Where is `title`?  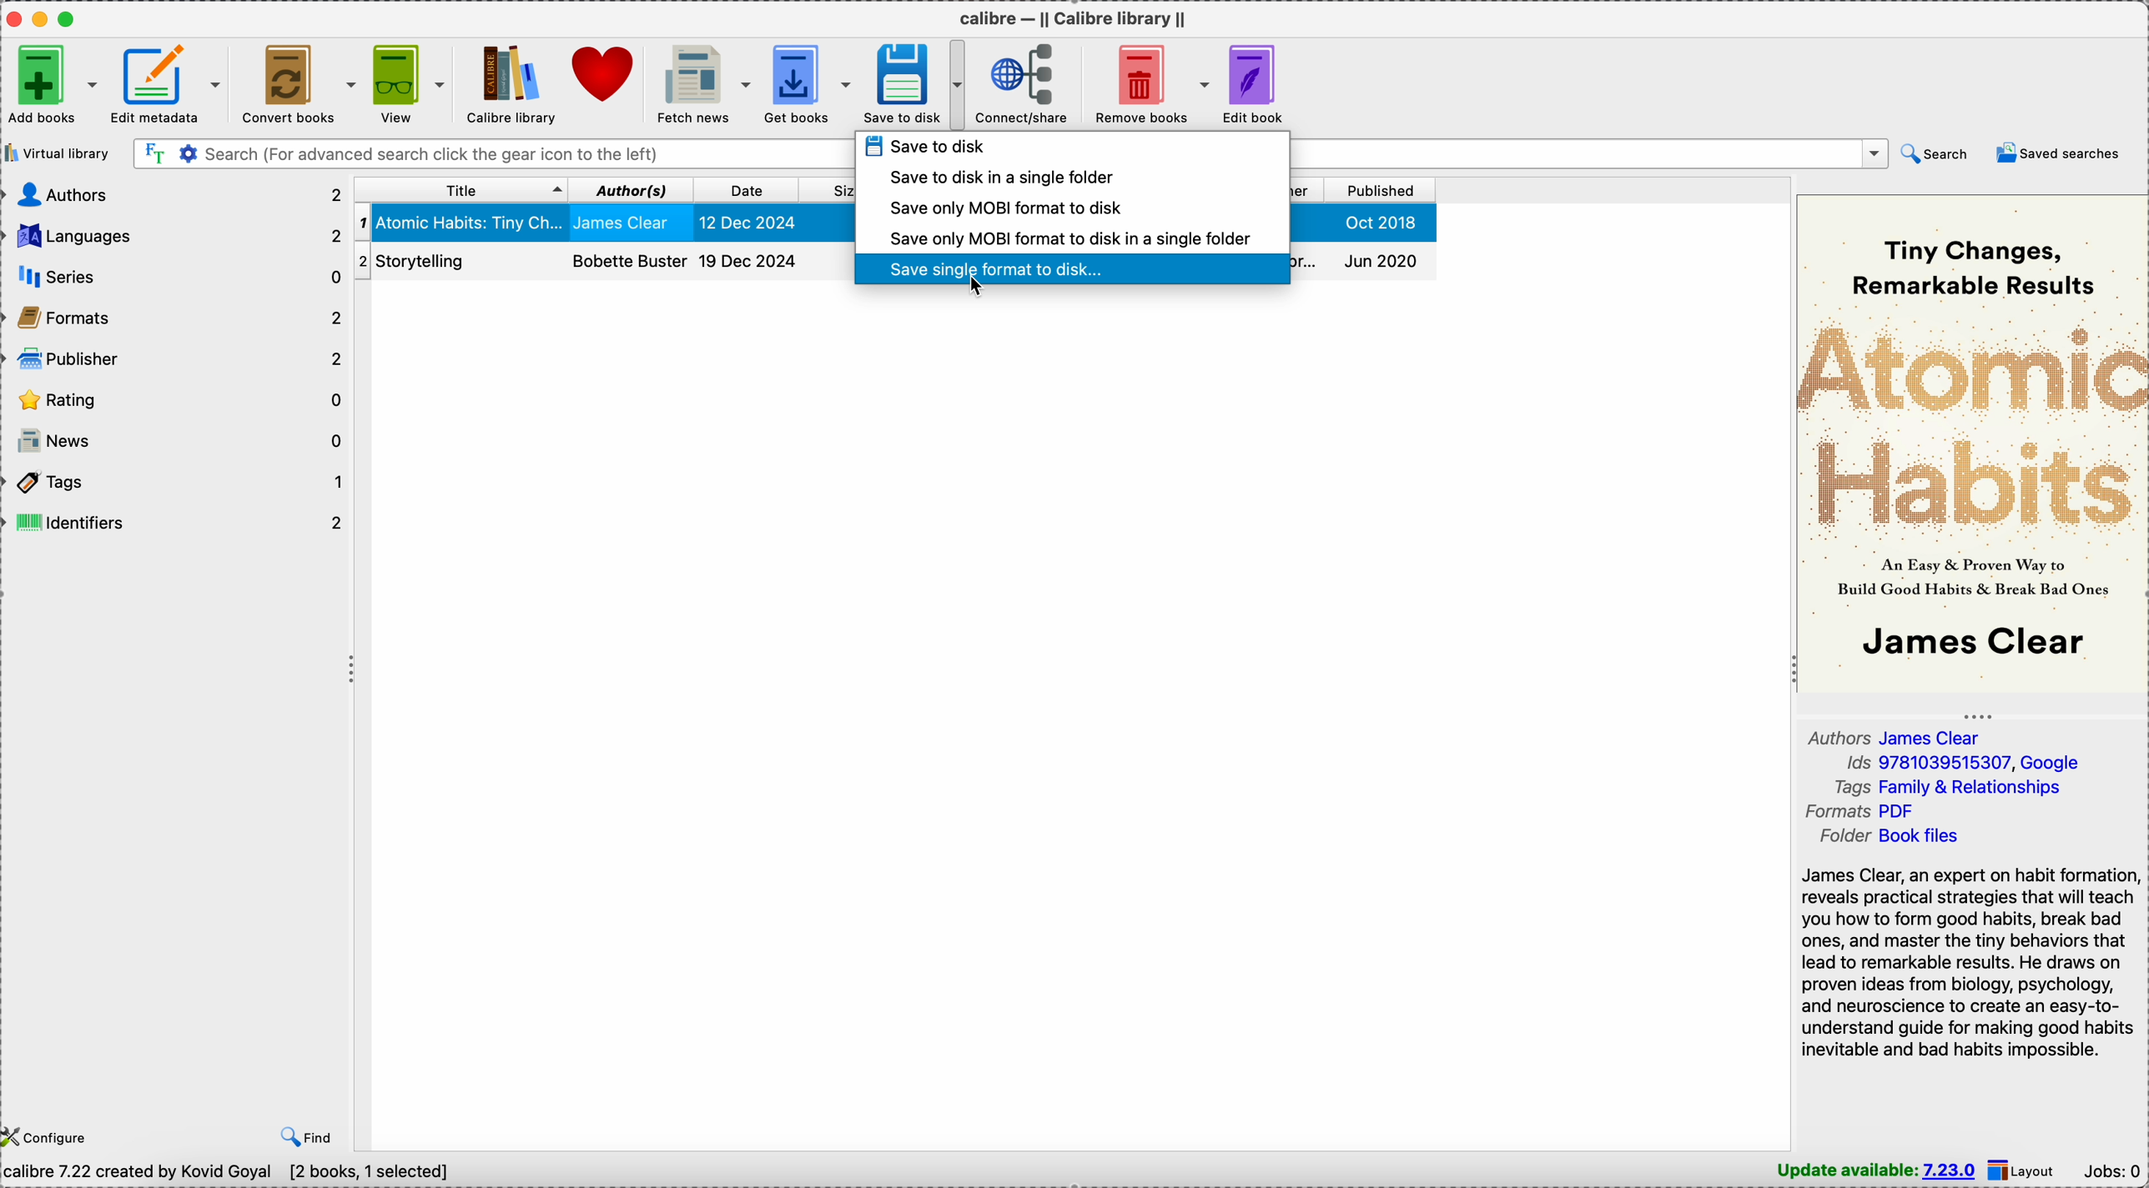 title is located at coordinates (462, 191).